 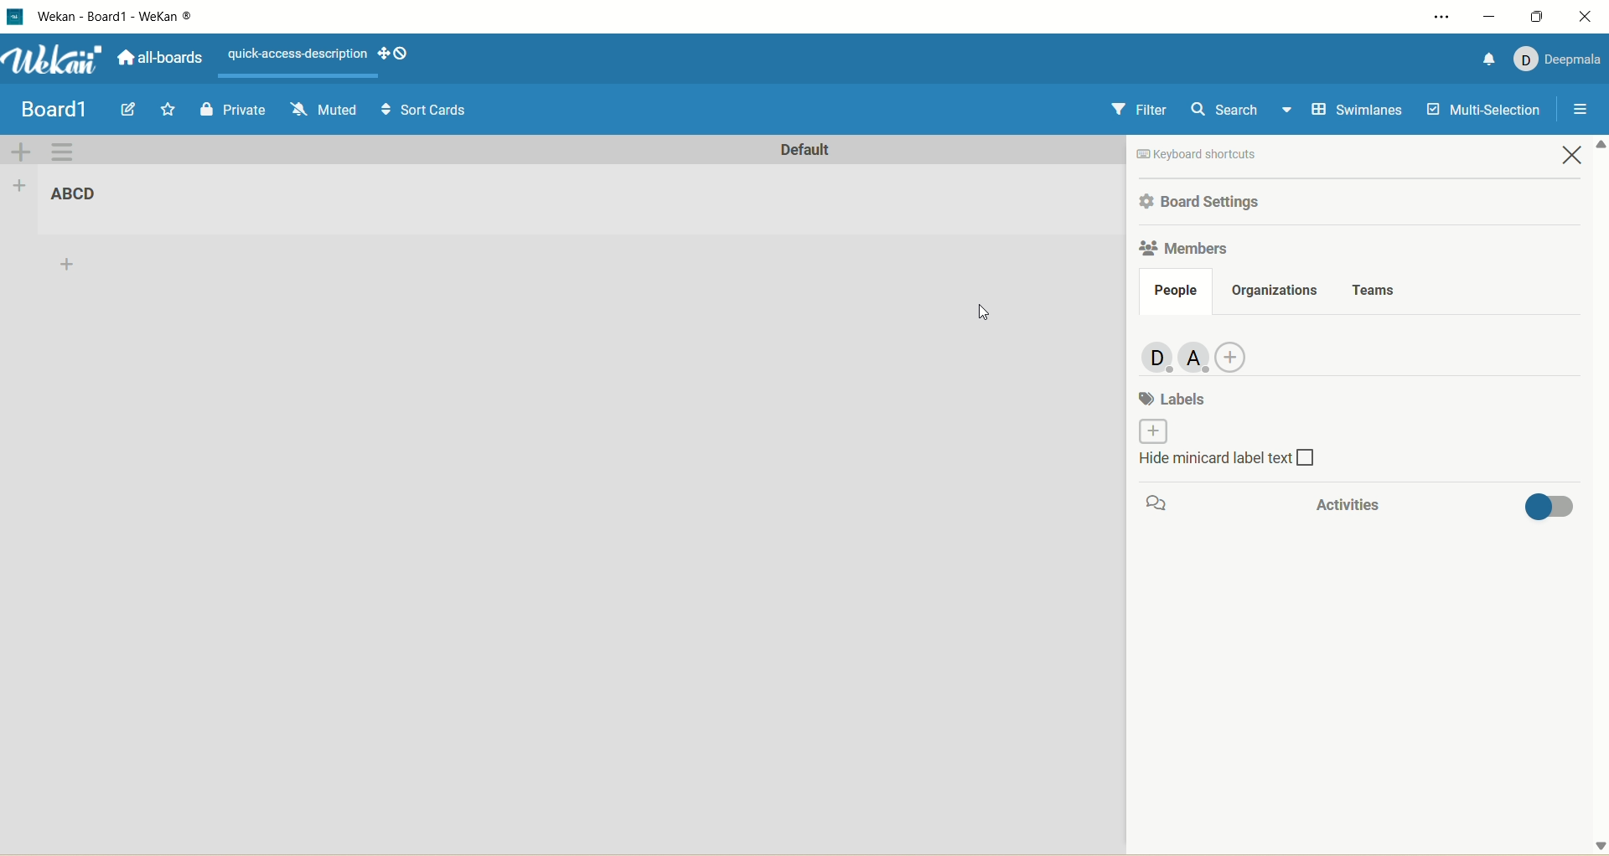 What do you see at coordinates (1487, 108) in the screenshot?
I see `multi selection` at bounding box center [1487, 108].